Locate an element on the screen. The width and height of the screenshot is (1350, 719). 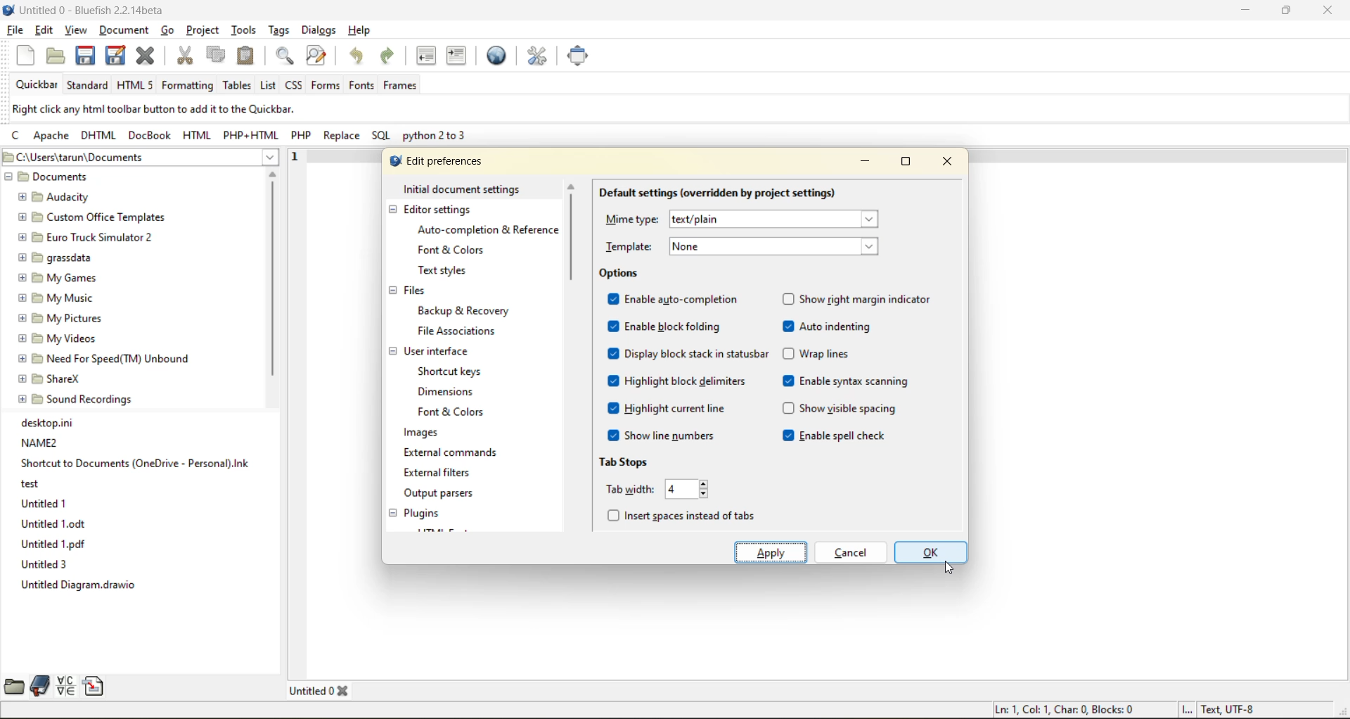
enable block folding is located at coordinates (664, 326).